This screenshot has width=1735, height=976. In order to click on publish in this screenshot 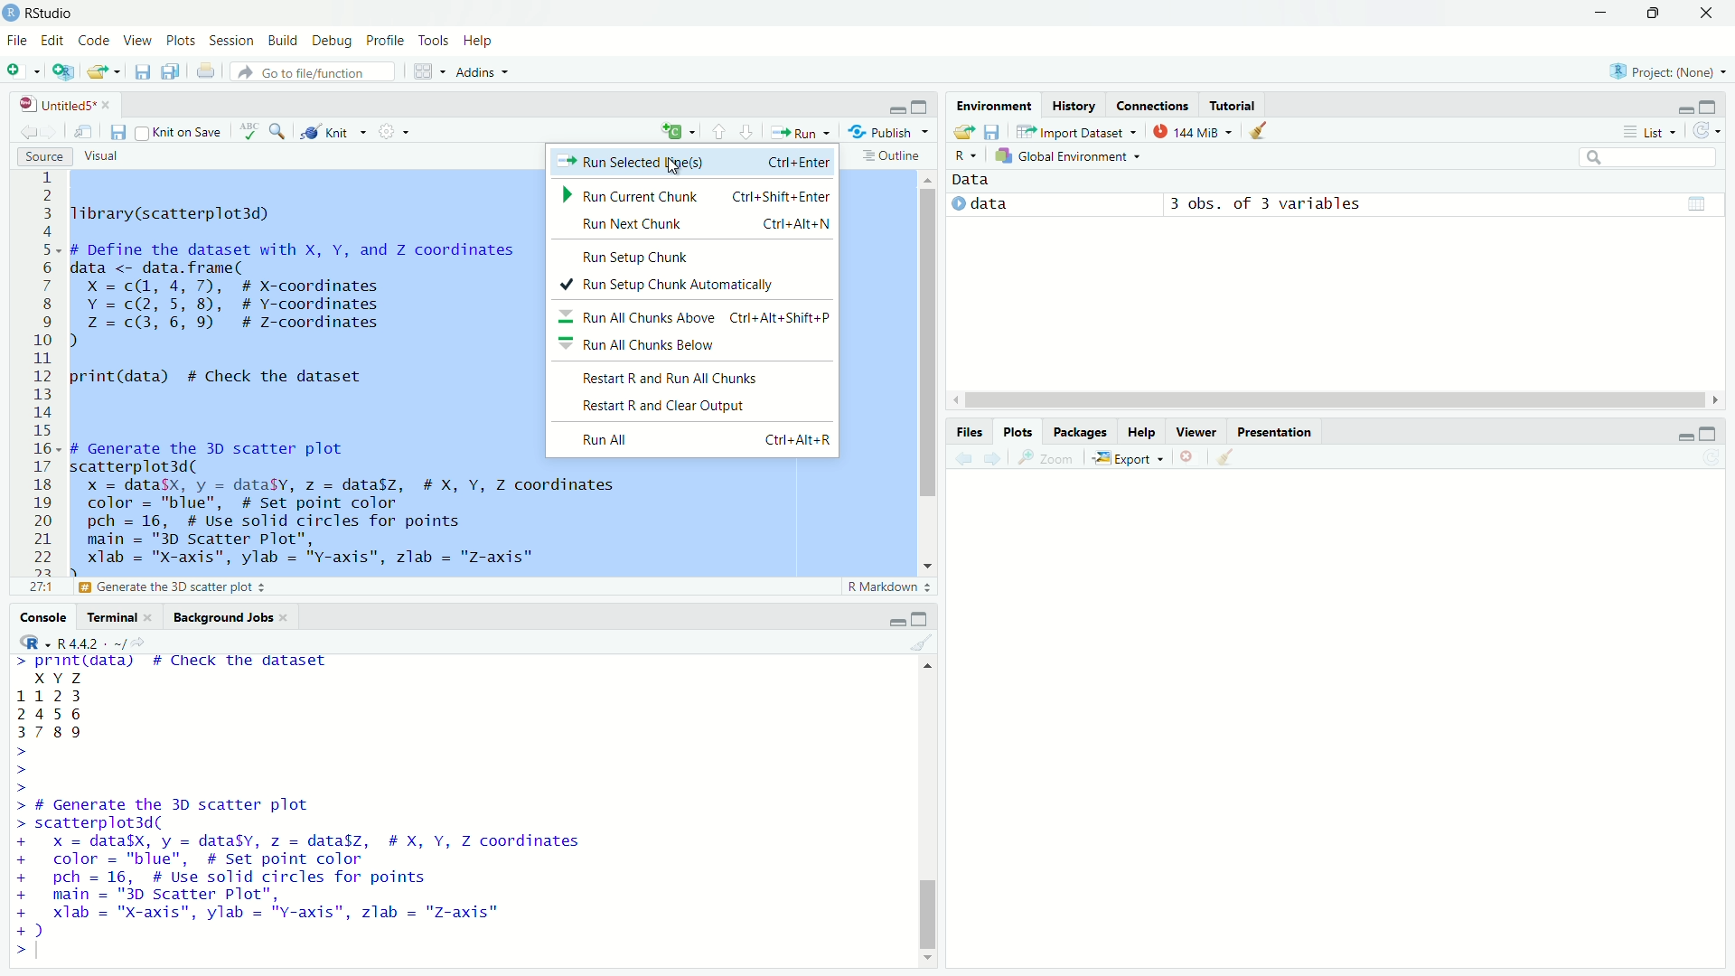, I will do `click(892, 131)`.